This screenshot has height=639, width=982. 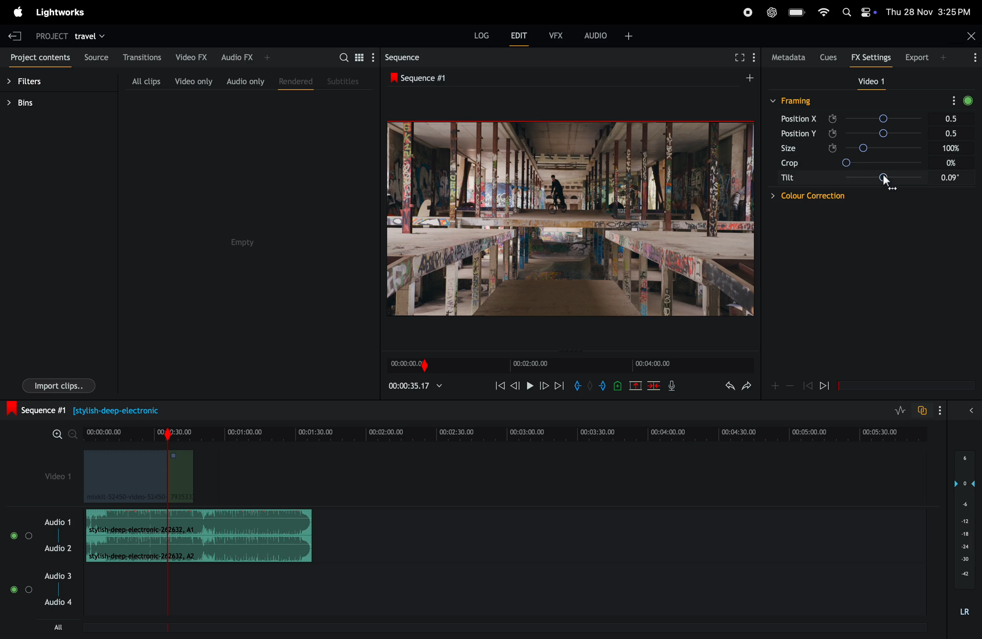 I want to click on project, so click(x=53, y=34).